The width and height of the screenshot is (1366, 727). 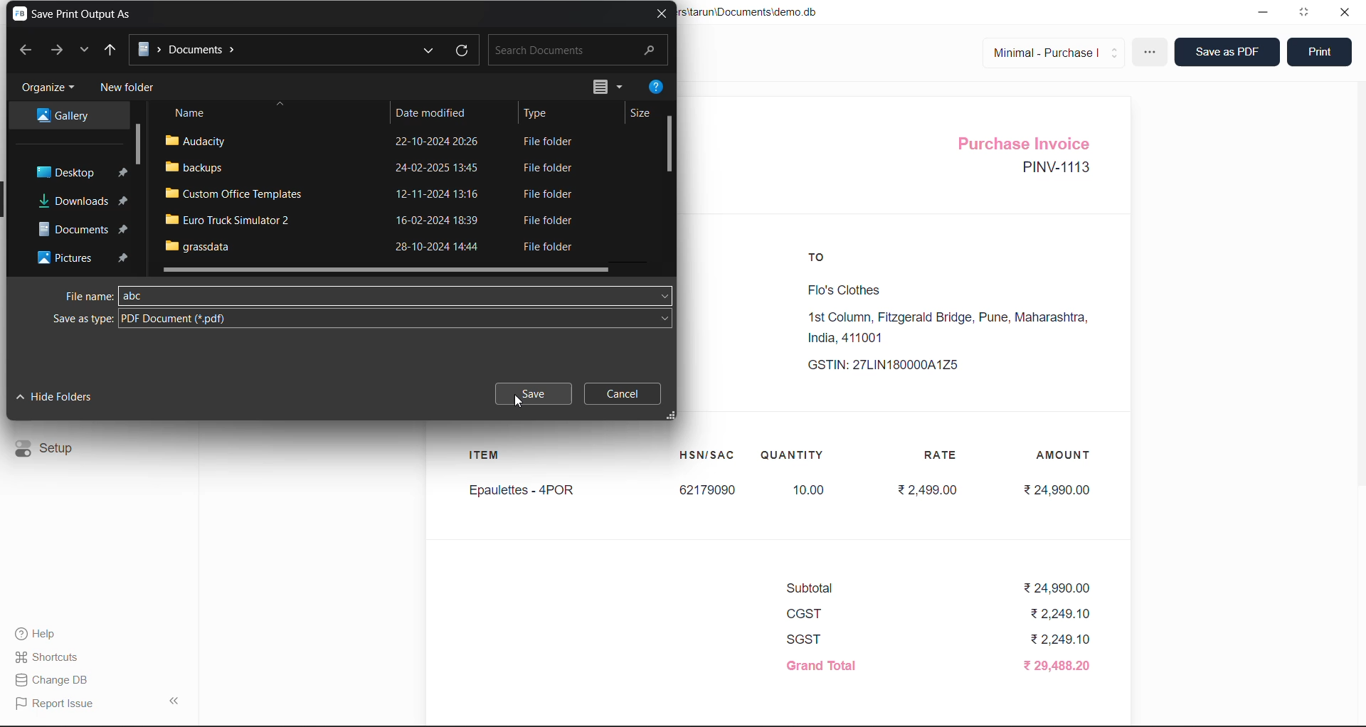 I want to click on Hide folders, so click(x=54, y=398).